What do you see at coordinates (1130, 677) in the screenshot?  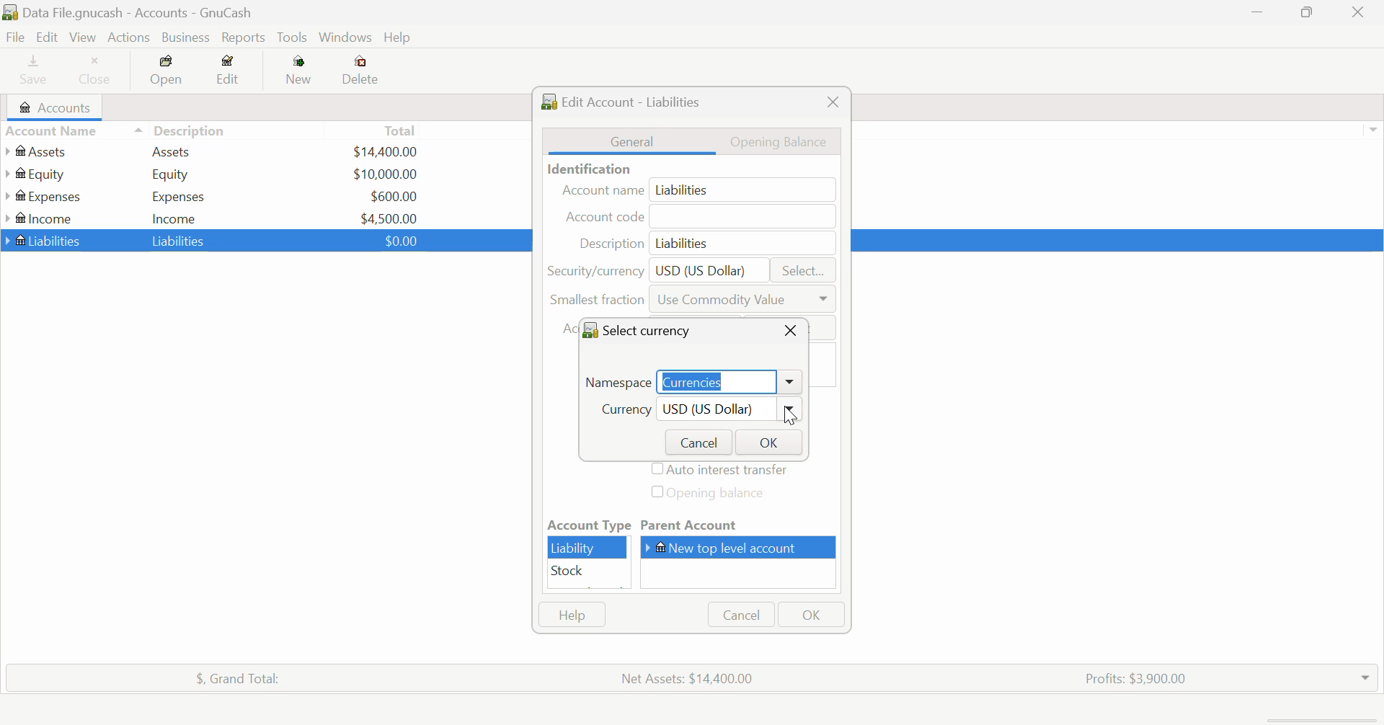 I see `Profits` at bounding box center [1130, 677].